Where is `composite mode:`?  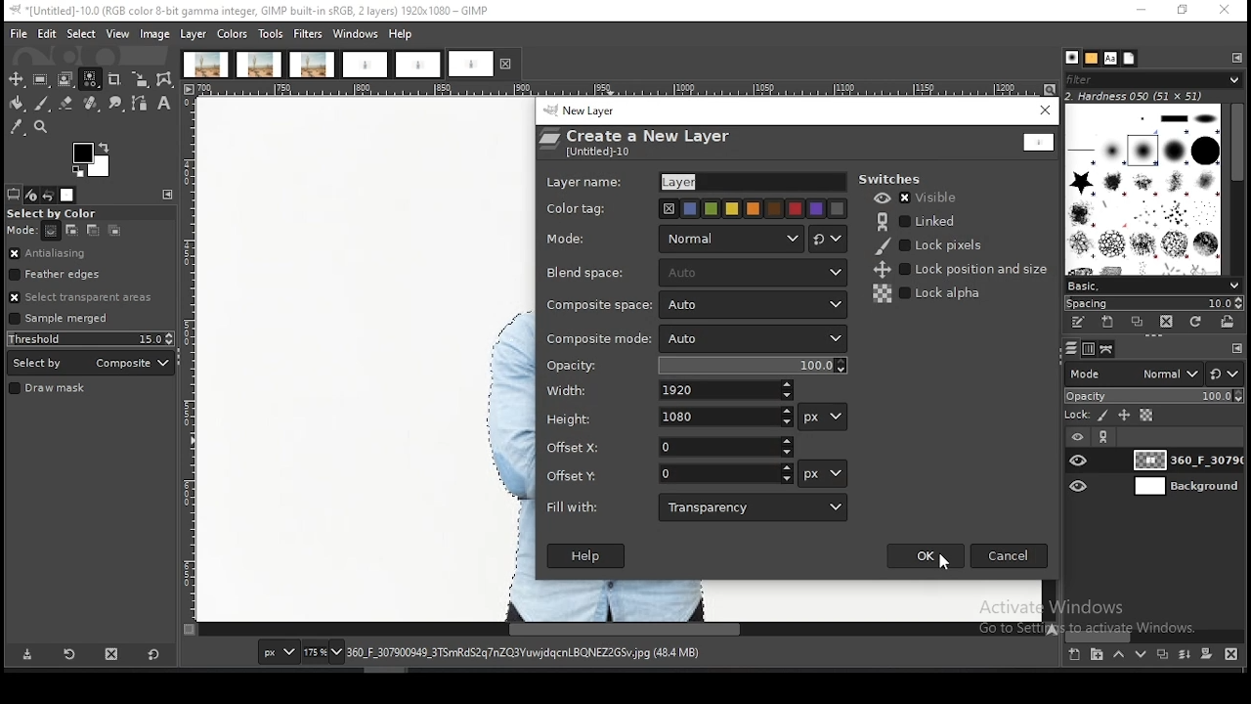 composite mode: is located at coordinates (599, 339).